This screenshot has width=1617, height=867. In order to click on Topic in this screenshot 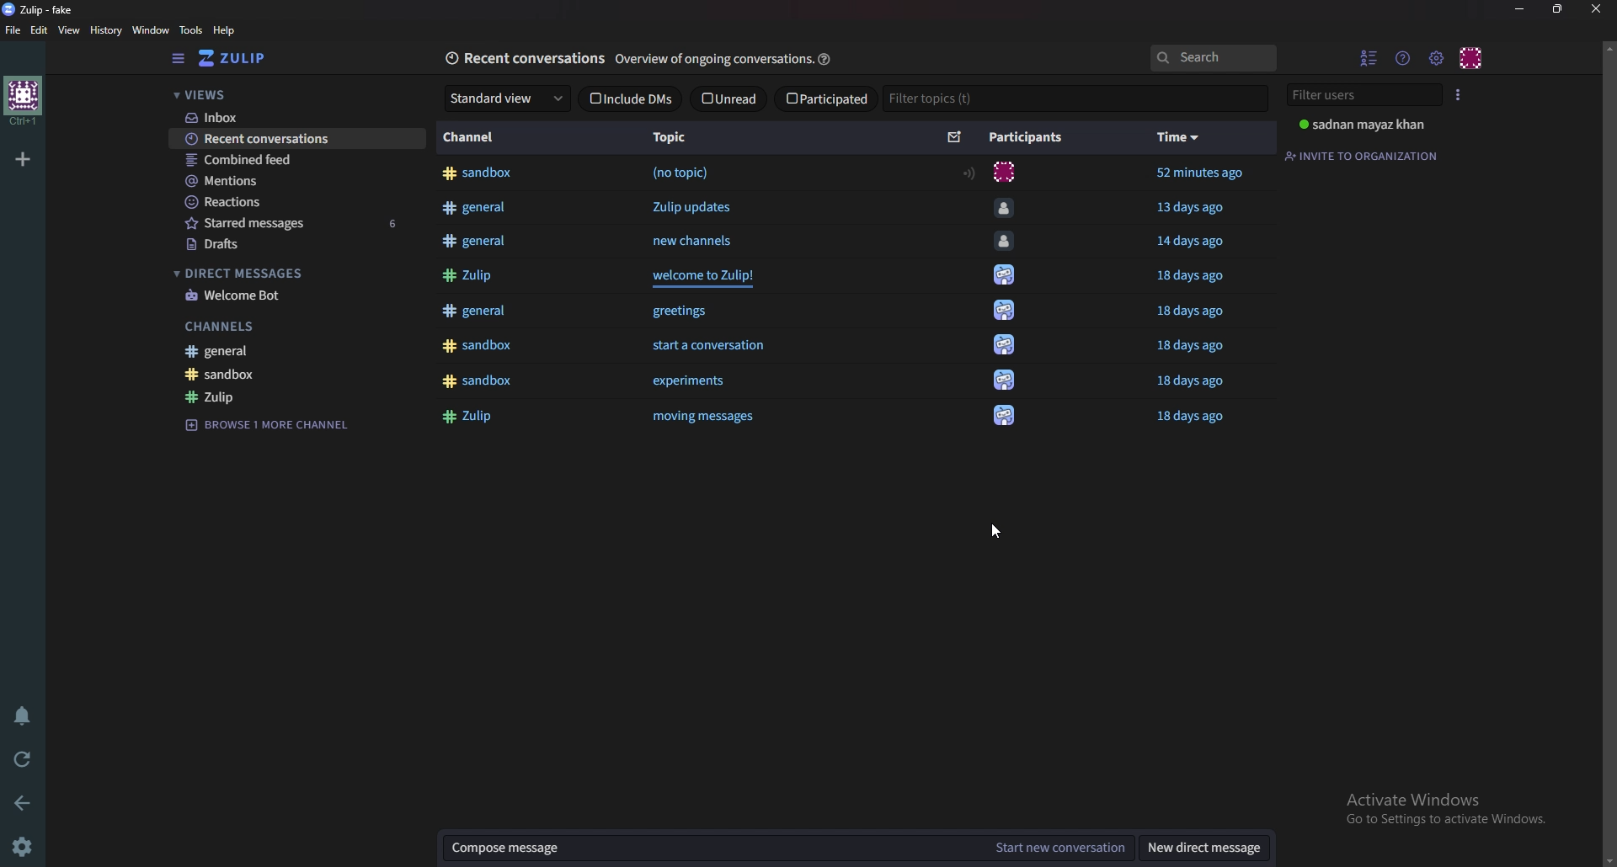, I will do `click(673, 136)`.